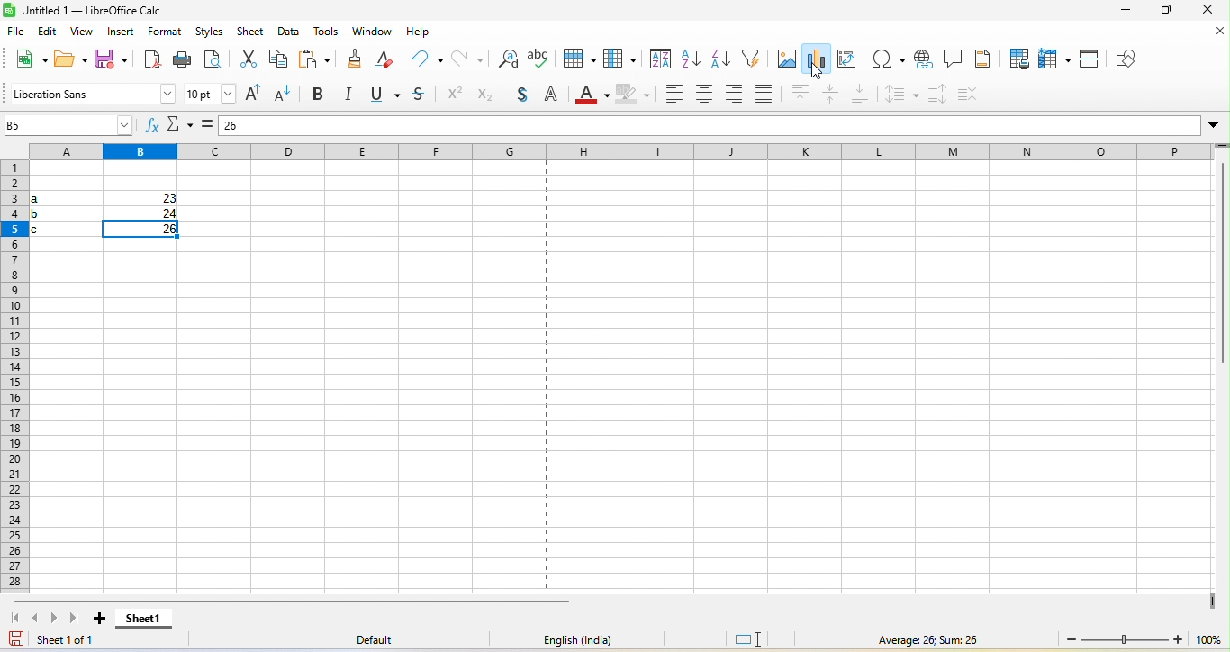  What do you see at coordinates (818, 60) in the screenshot?
I see `chart` at bounding box center [818, 60].